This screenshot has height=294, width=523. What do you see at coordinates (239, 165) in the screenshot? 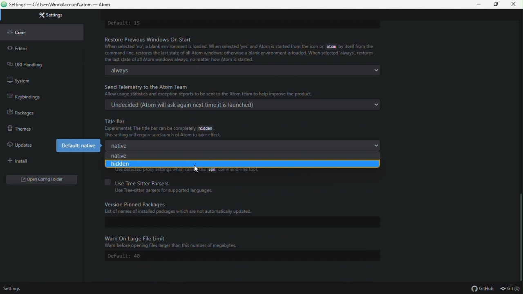
I see `hidden ` at bounding box center [239, 165].